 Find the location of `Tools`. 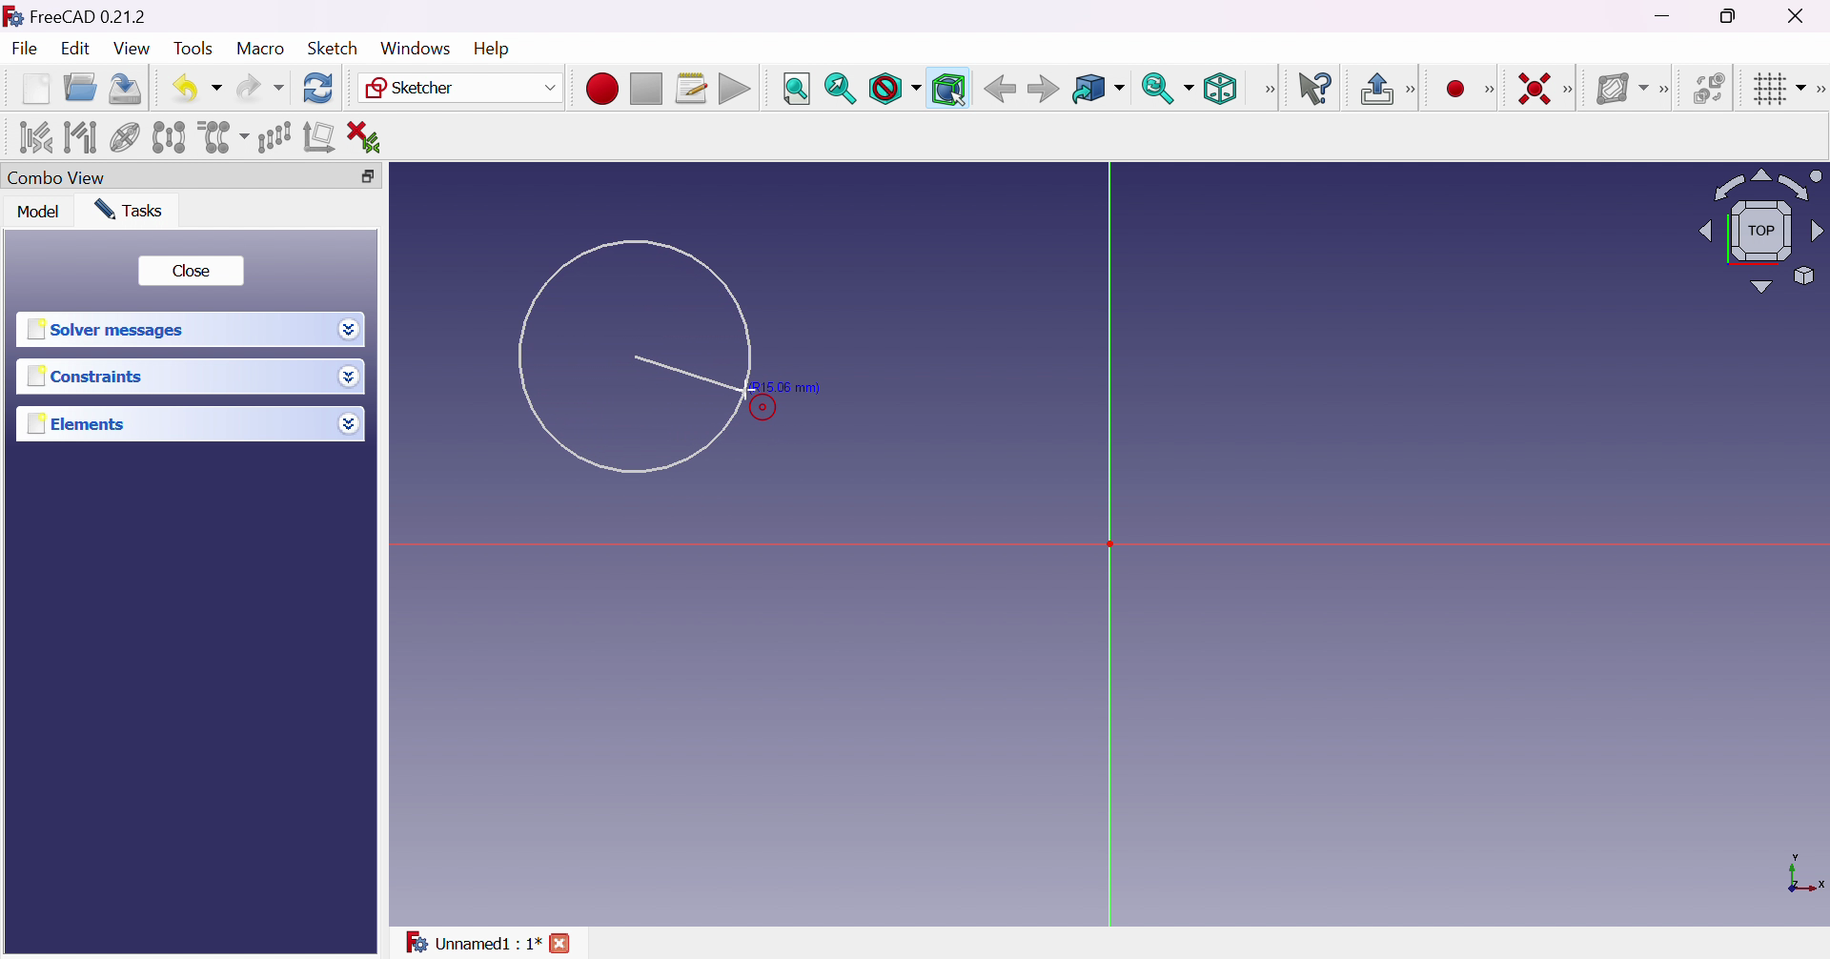

Tools is located at coordinates (195, 49).